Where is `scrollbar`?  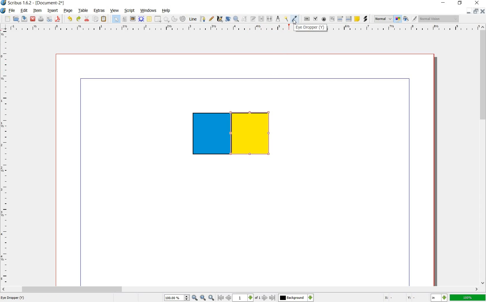
scrollbar is located at coordinates (483, 157).